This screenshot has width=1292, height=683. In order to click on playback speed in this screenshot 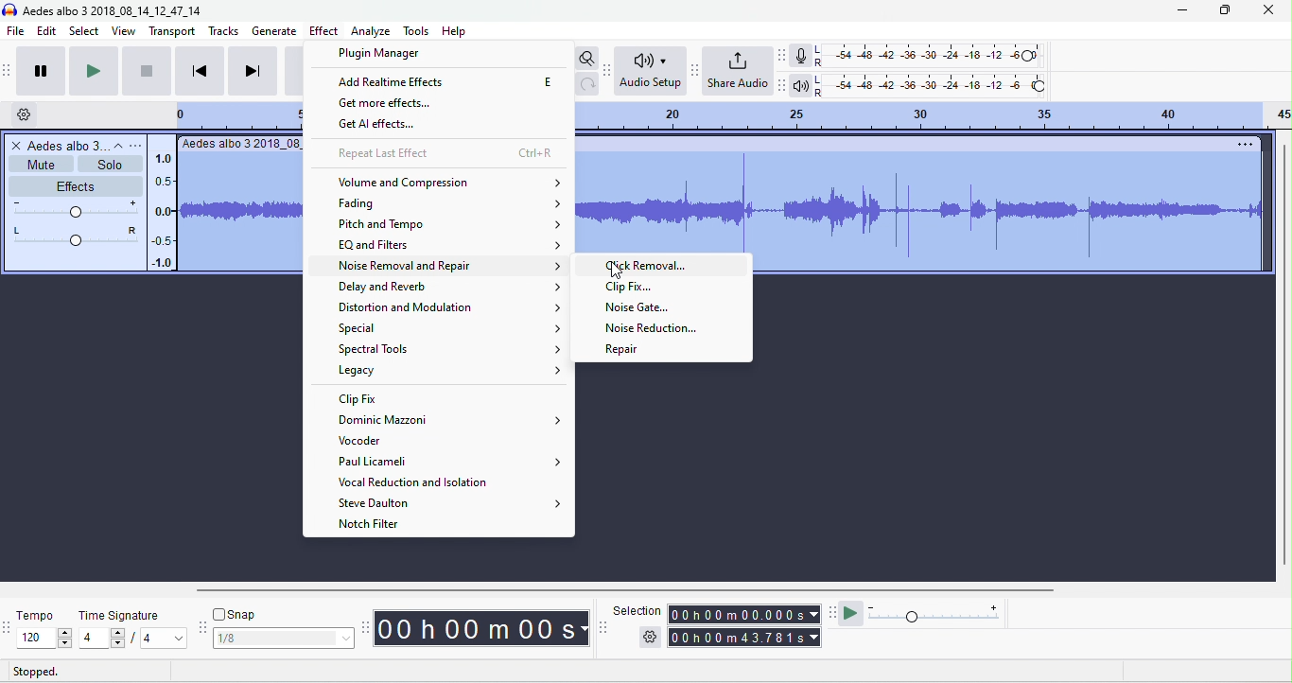, I will do `click(937, 614)`.